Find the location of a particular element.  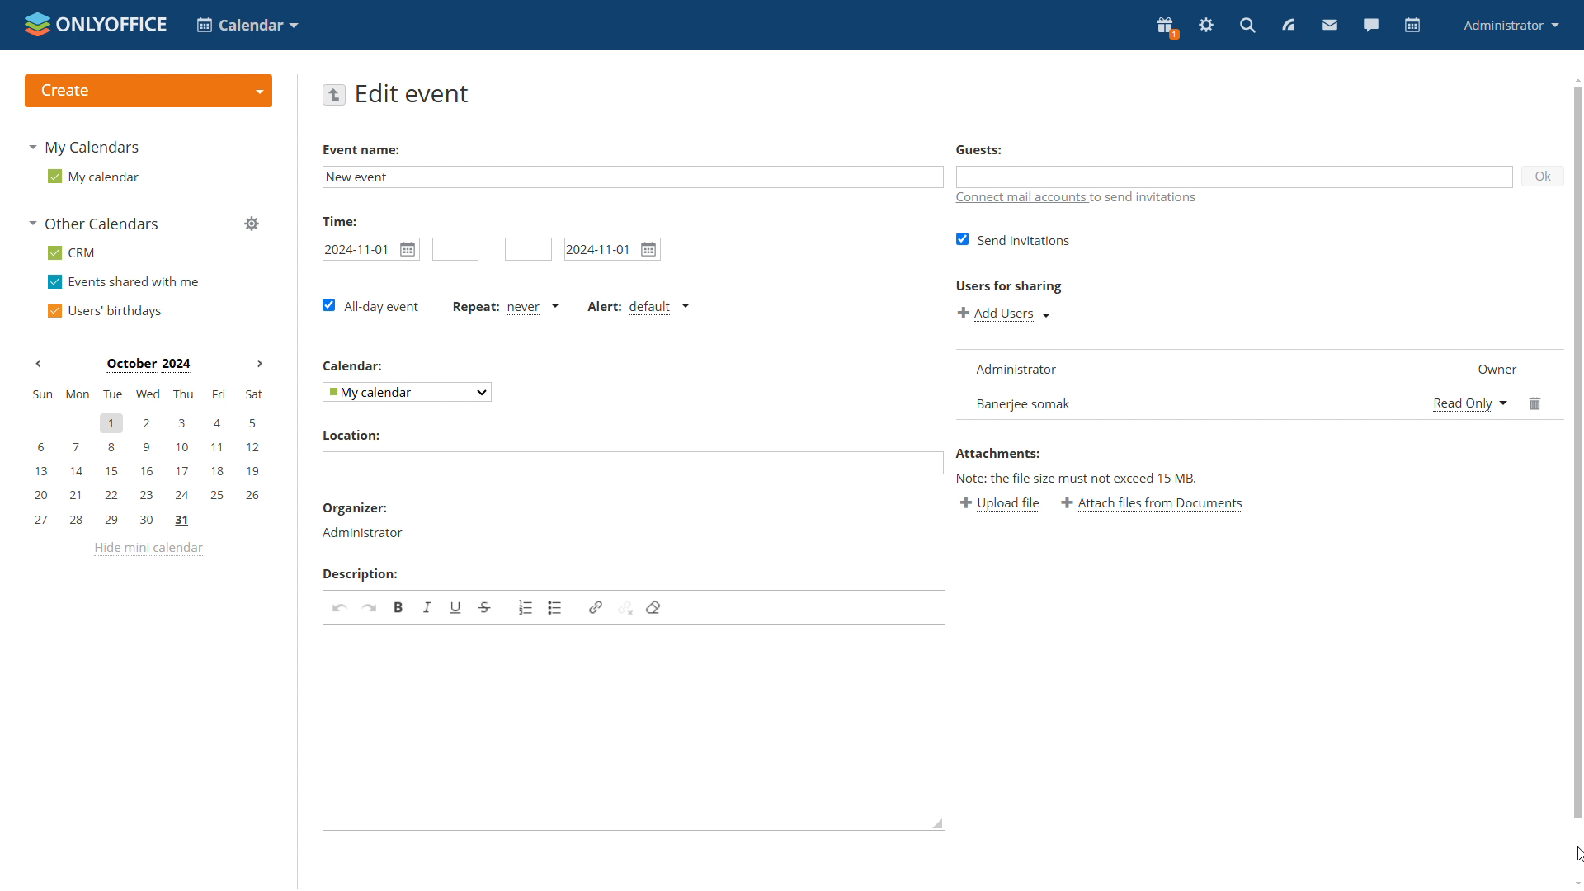

Users for sharing is located at coordinates (1009, 287).